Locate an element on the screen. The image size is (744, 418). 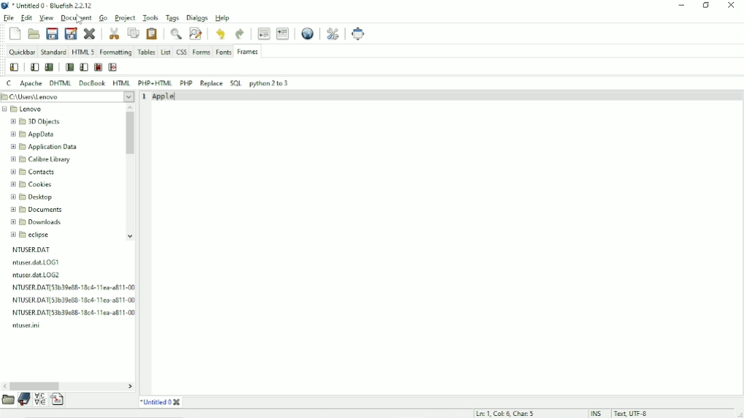
file is located at coordinates (73, 300).